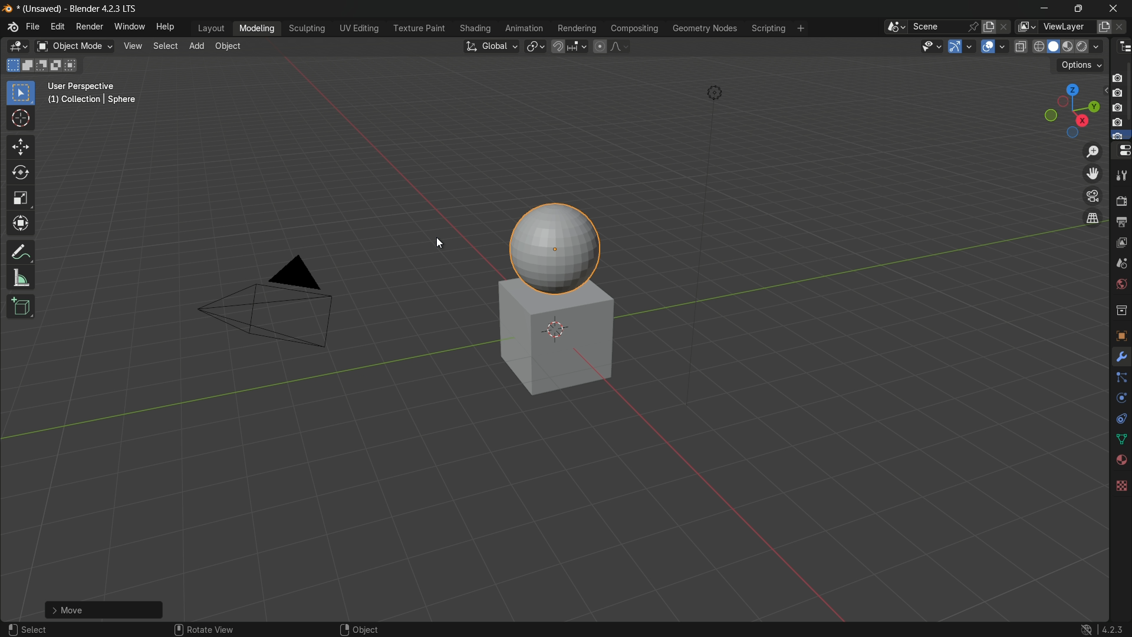 This screenshot has height=637, width=1132. I want to click on Mesh Data Properties, so click(1119, 438).